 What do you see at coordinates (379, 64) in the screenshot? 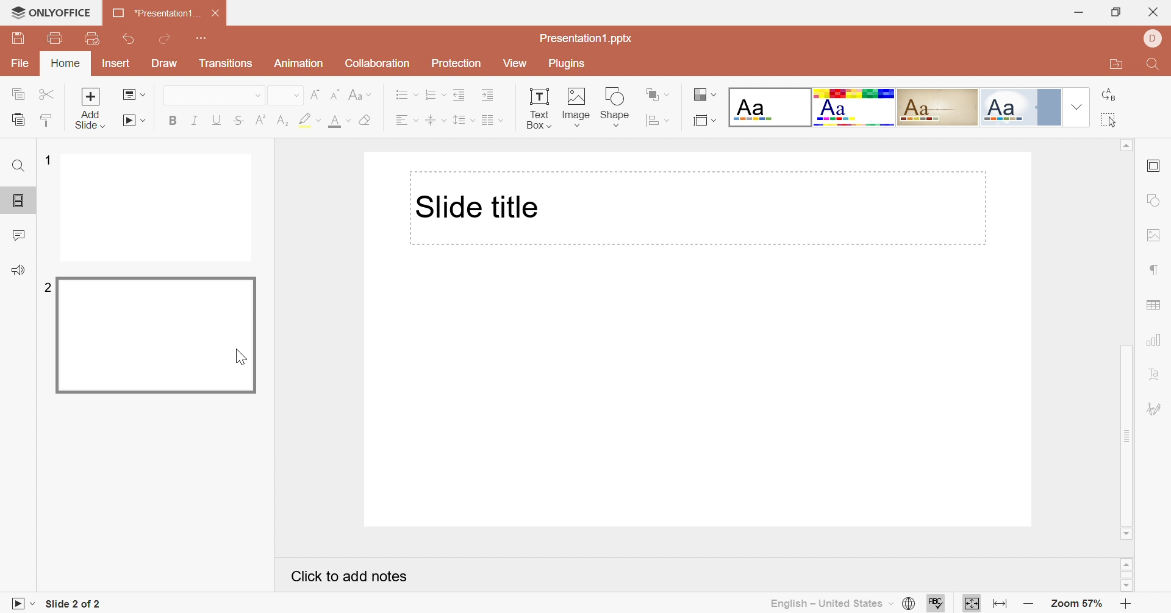
I see `collaboration` at bounding box center [379, 64].